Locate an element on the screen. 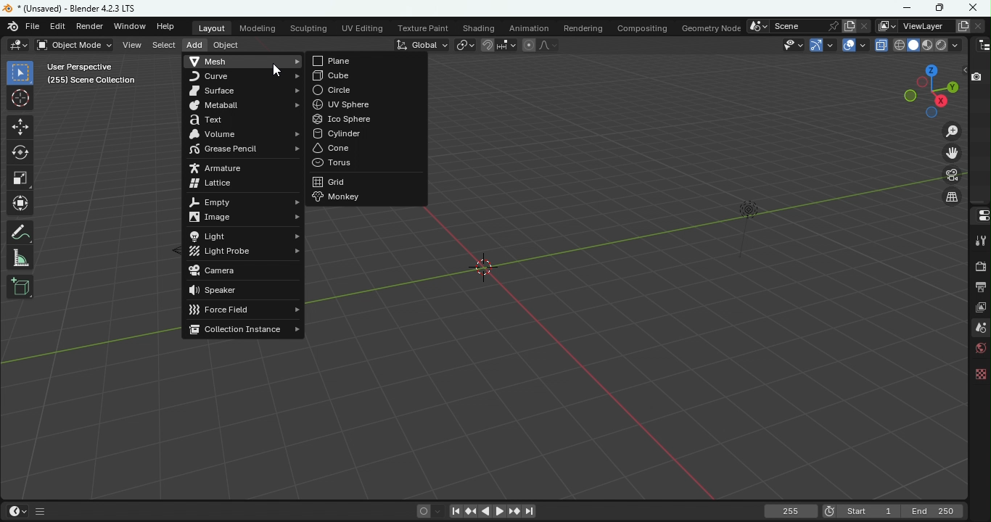 This screenshot has width=991, height=522. Jump to first/last frame in frame range is located at coordinates (530, 512).